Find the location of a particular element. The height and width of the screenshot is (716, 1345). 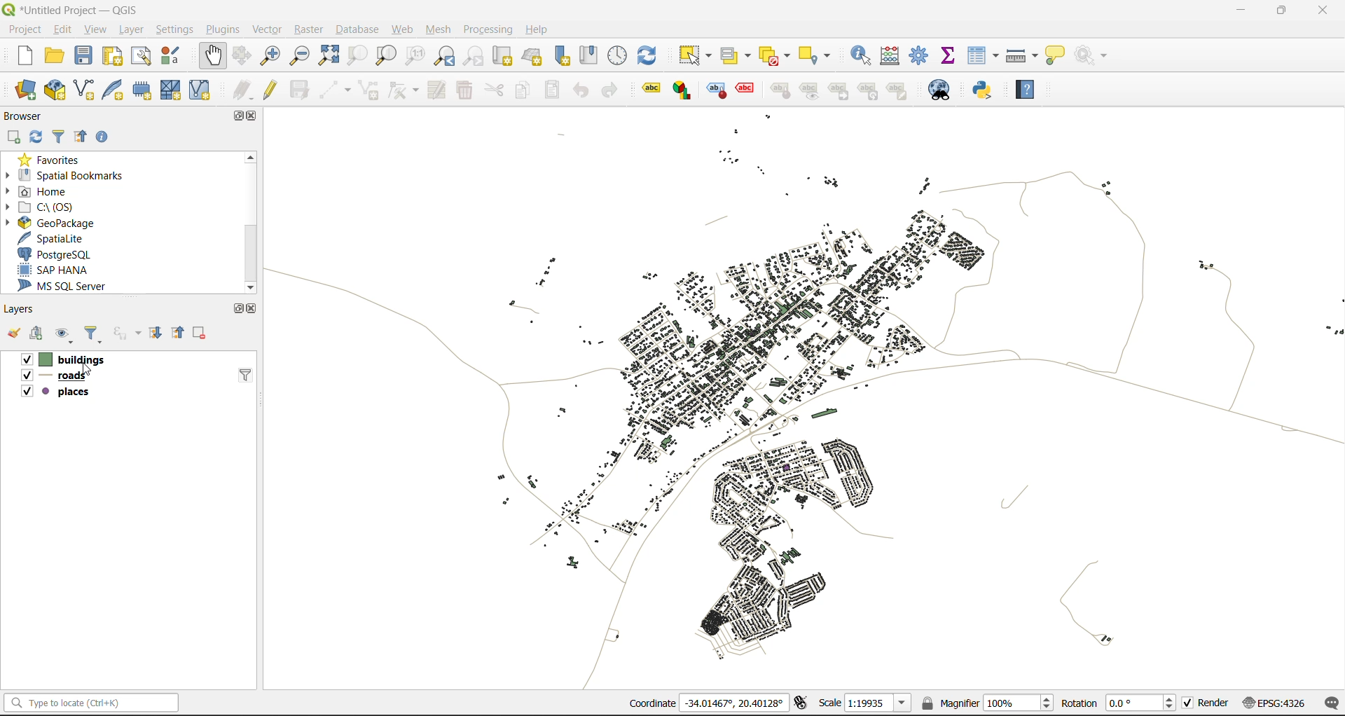

log messages is located at coordinates (1332, 705).